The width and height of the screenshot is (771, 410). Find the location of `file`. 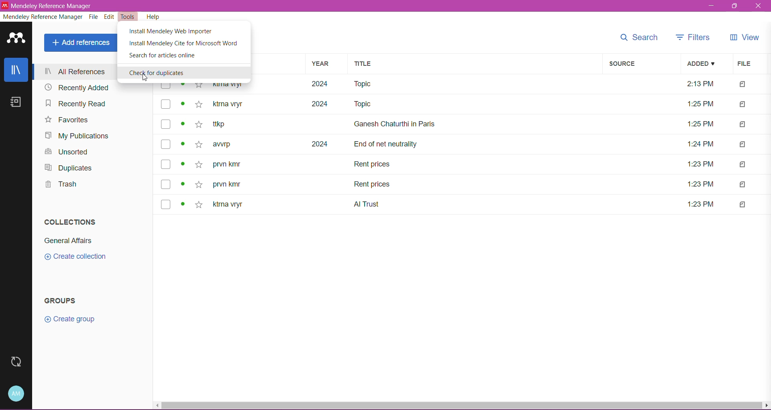

file is located at coordinates (700, 124).